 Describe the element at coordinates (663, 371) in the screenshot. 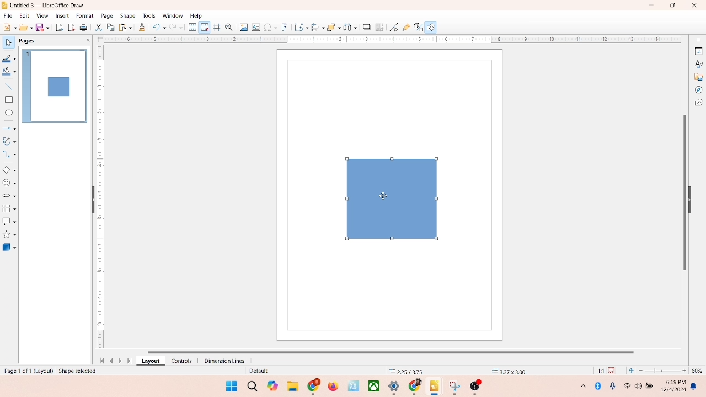

I see `zoom factor` at that location.